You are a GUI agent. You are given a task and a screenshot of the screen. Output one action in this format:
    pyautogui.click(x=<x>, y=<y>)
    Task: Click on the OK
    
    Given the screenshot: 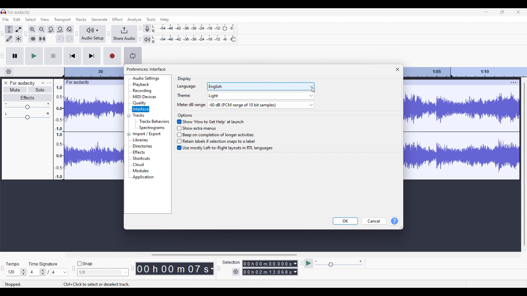 What is the action you would take?
    pyautogui.click(x=345, y=221)
    